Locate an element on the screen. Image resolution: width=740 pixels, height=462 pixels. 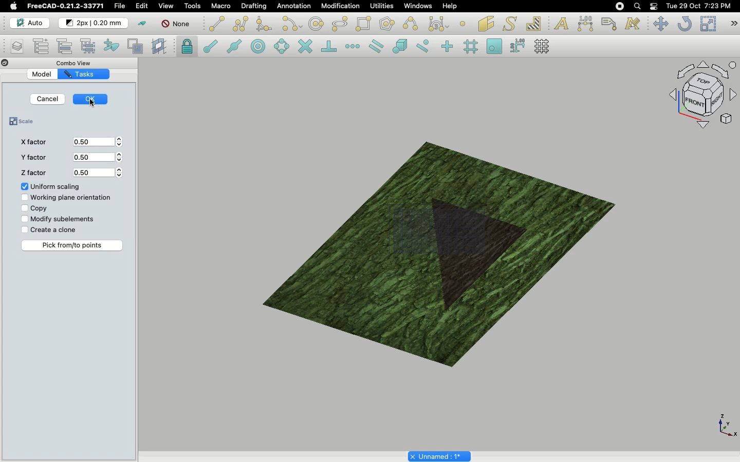
Close is located at coordinates (4, 63).